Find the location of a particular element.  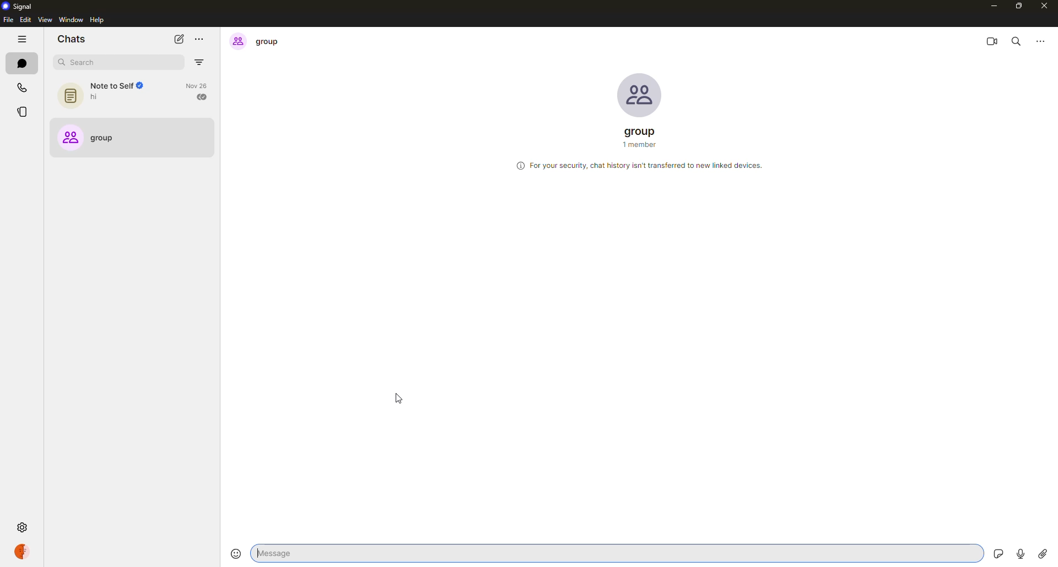

file is located at coordinates (8, 20).